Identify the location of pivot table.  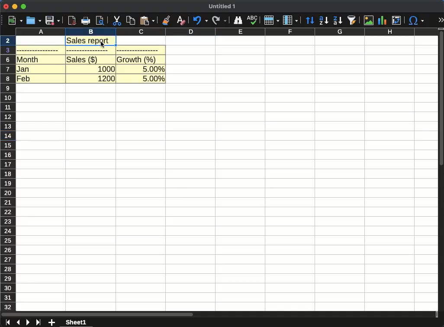
(396, 21).